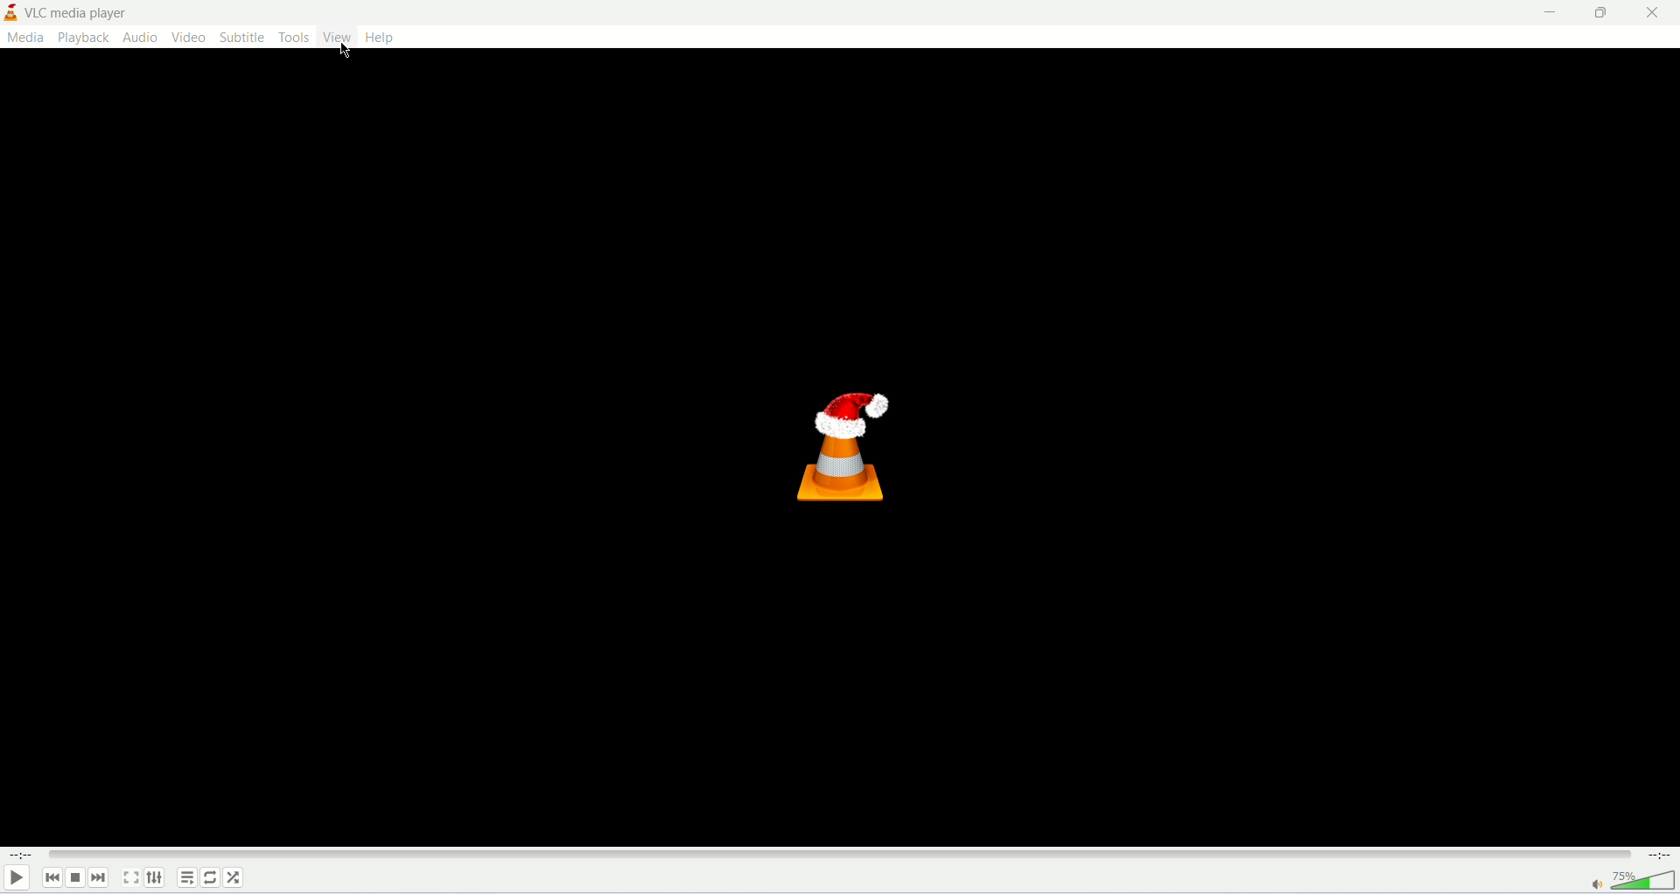 Image resolution: width=1680 pixels, height=894 pixels. Describe the element at coordinates (1657, 856) in the screenshot. I see `total time` at that location.